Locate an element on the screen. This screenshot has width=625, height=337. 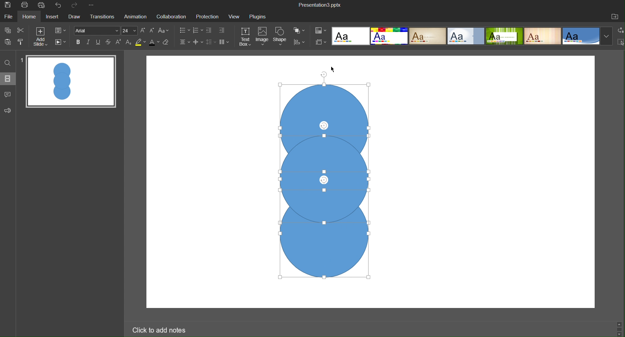
Font is located at coordinates (97, 30).